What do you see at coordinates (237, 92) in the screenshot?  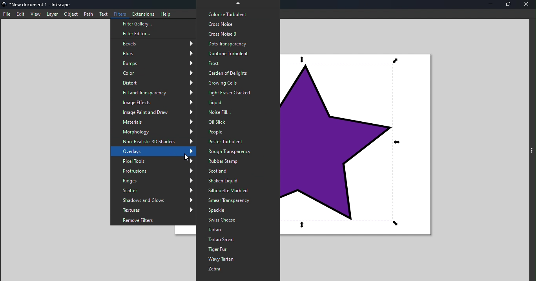 I see `Light eraser cracked` at bounding box center [237, 92].